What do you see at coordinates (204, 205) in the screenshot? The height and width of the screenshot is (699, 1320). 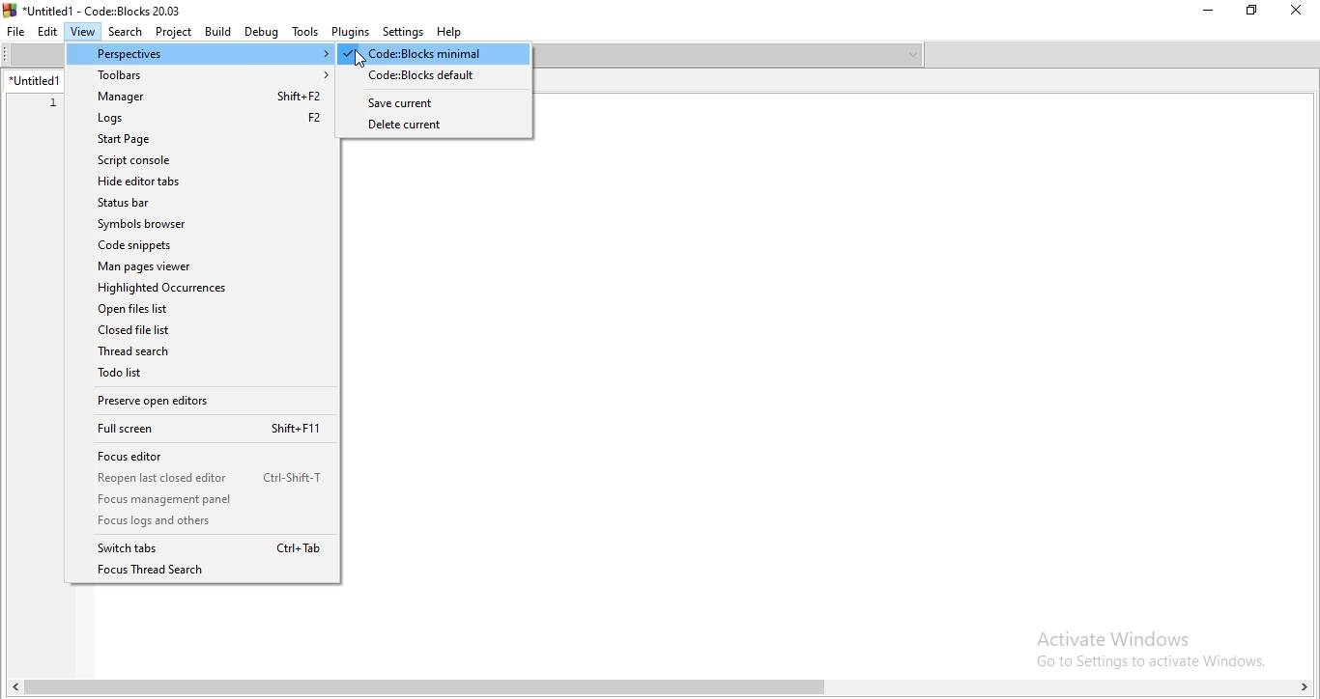 I see `Status bar` at bounding box center [204, 205].